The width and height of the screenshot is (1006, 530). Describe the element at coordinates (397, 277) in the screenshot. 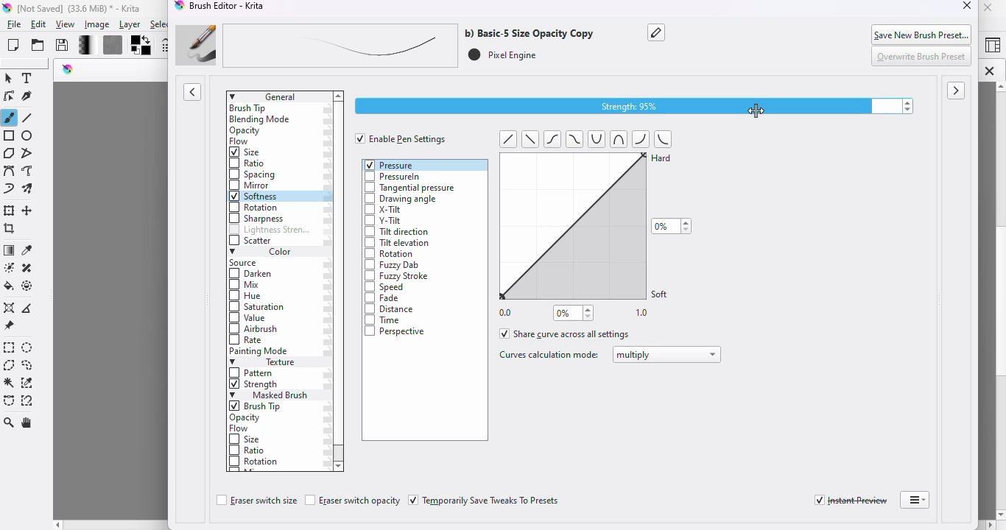

I see `fuzzy stroke` at that location.